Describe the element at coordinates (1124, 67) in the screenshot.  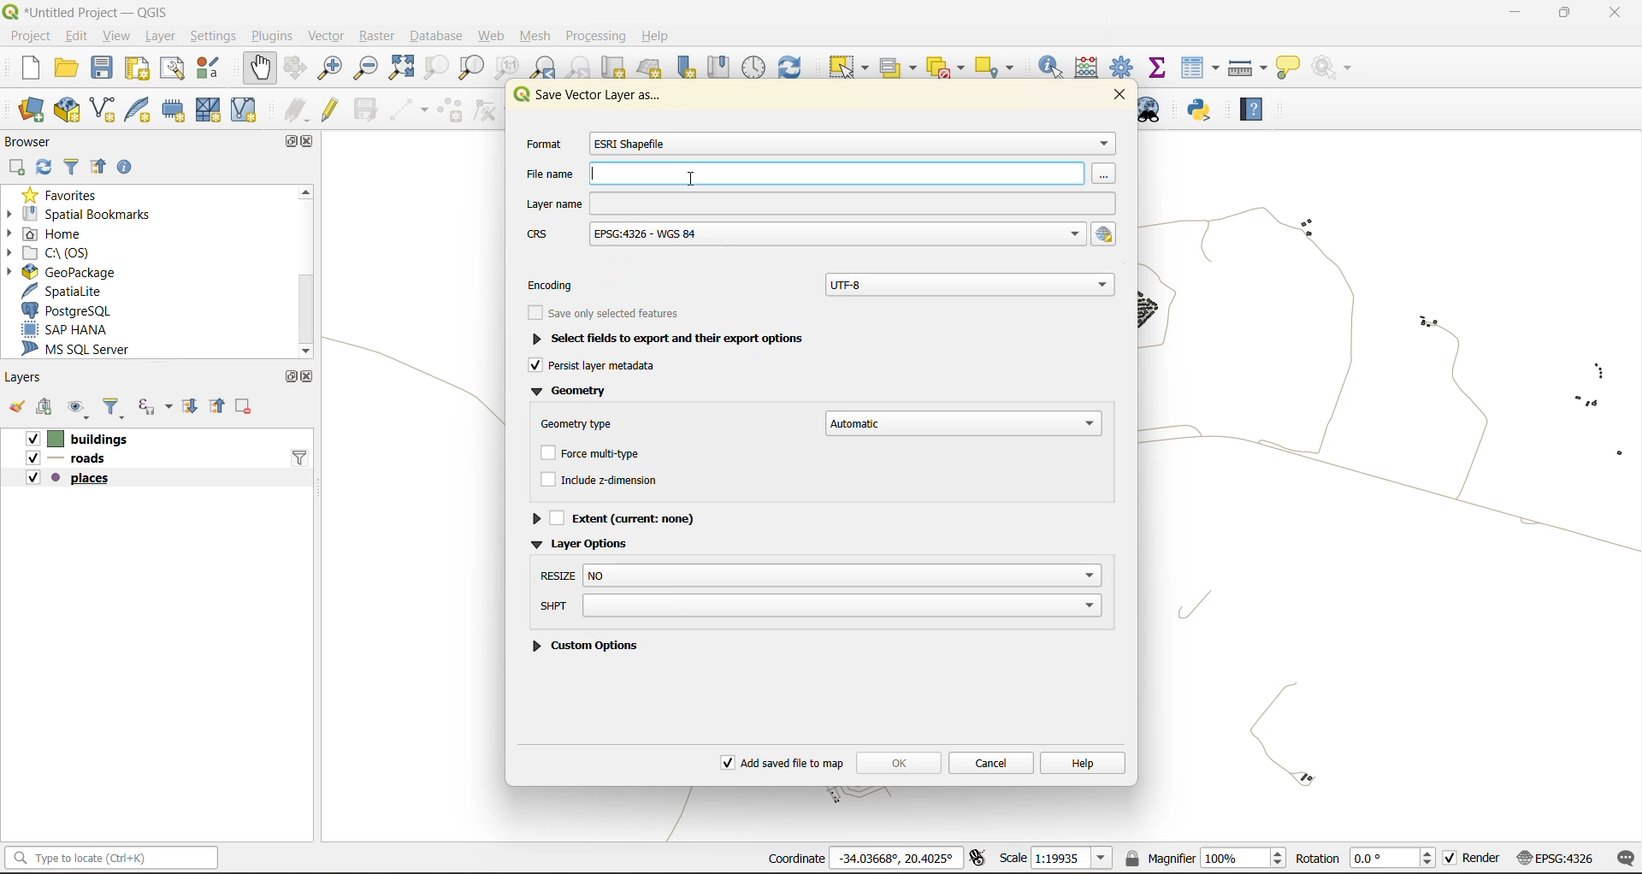
I see `toolbox` at that location.